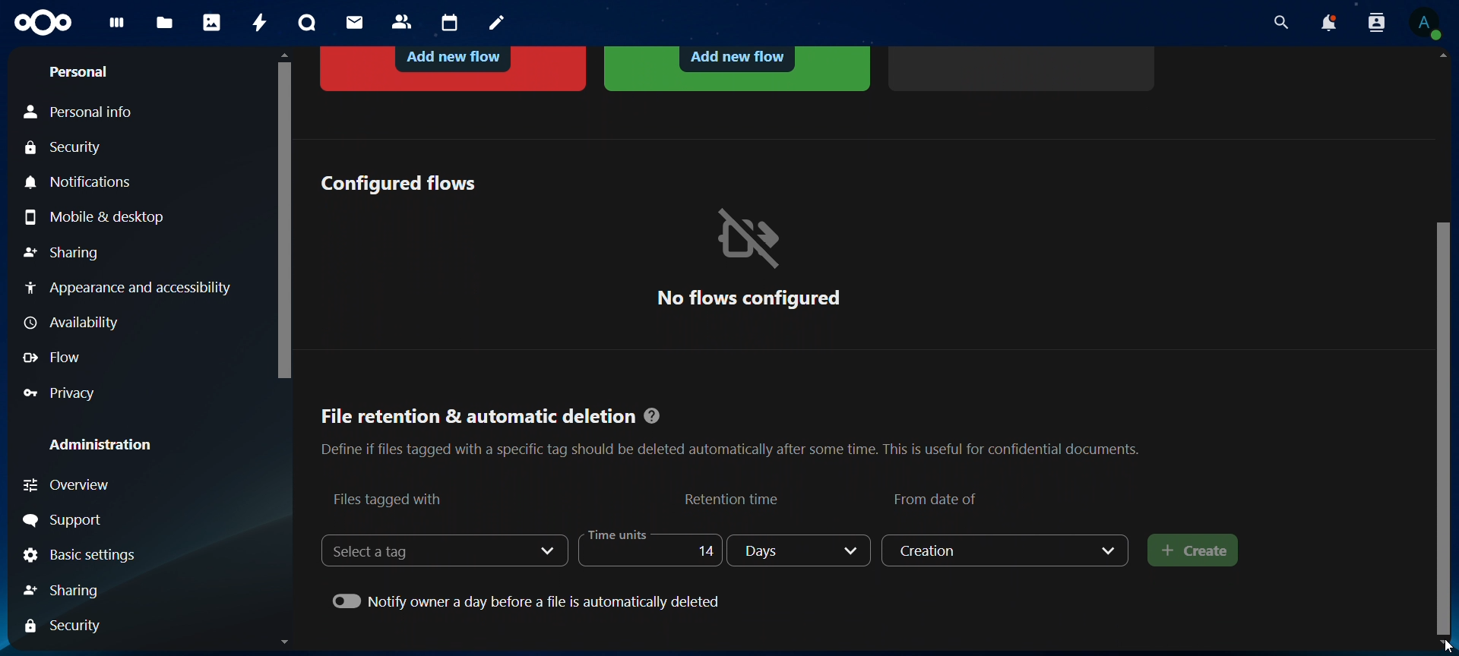  I want to click on files tagged with, so click(389, 499).